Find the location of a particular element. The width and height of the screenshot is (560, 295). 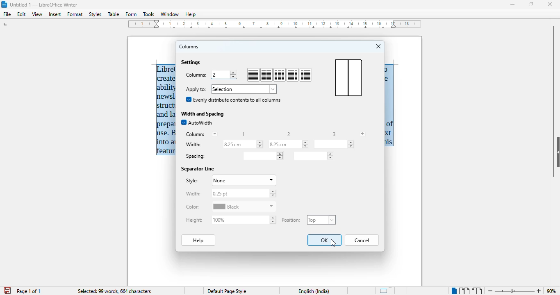

styles is located at coordinates (95, 14).